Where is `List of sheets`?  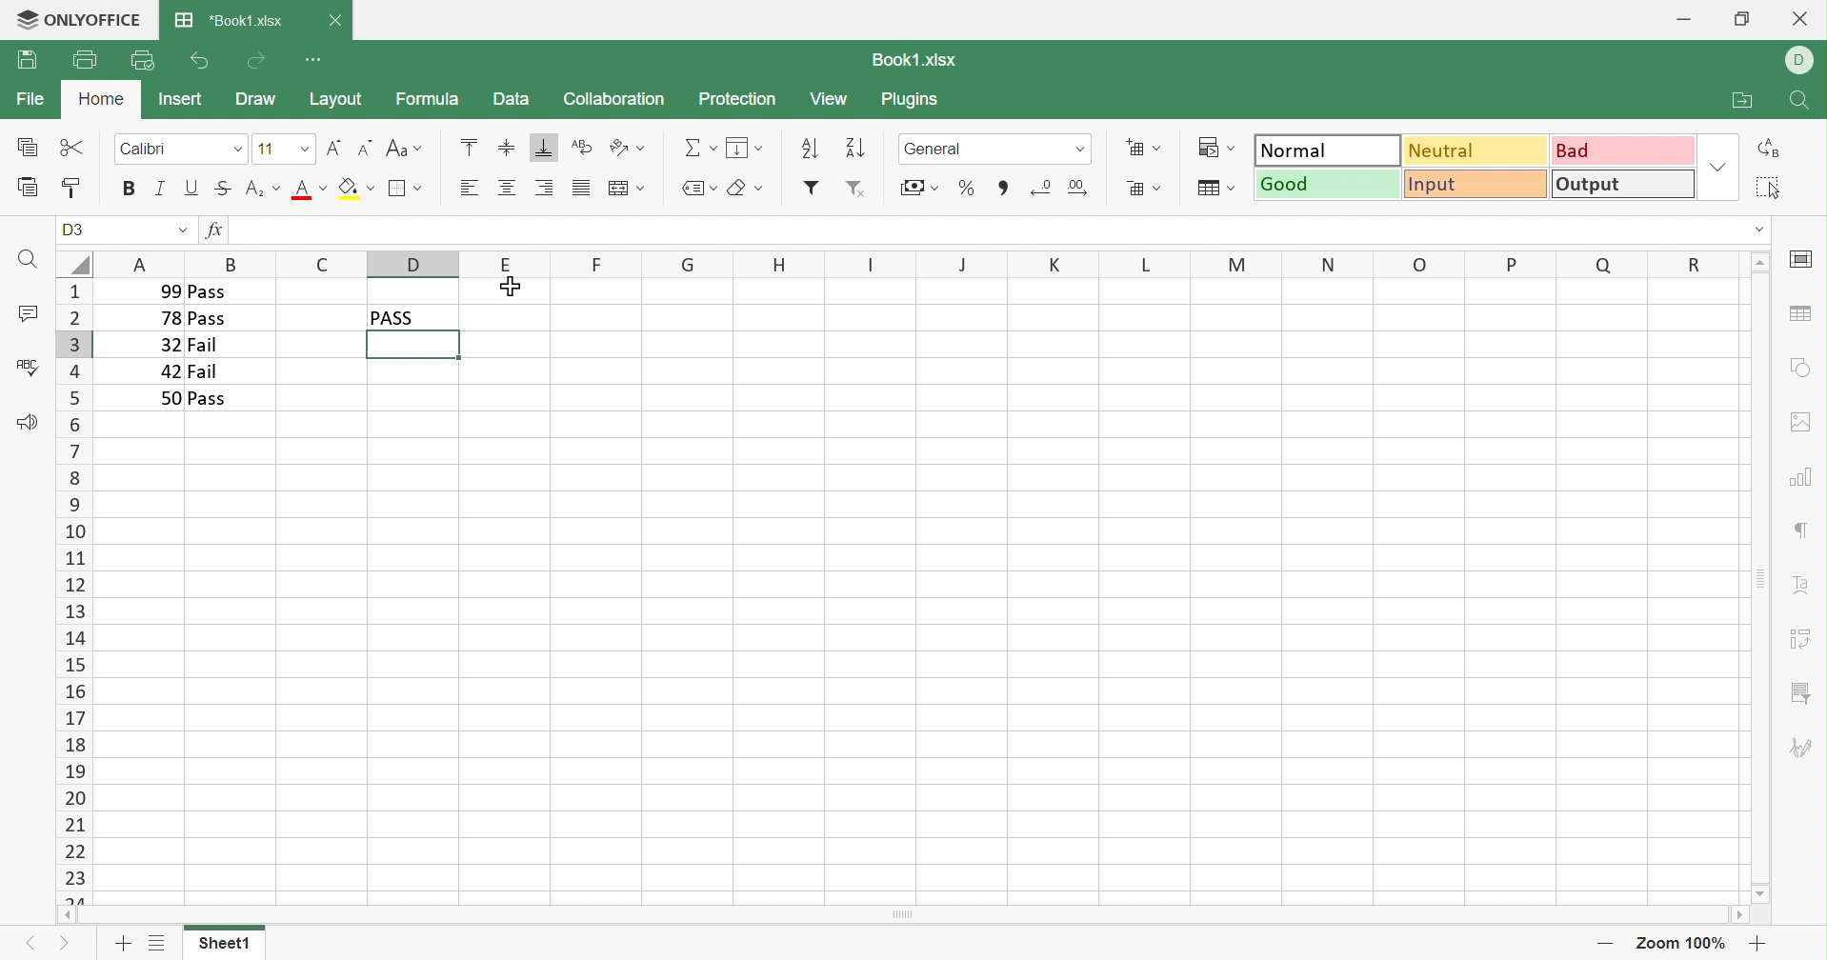
List of sheets is located at coordinates (155, 944).